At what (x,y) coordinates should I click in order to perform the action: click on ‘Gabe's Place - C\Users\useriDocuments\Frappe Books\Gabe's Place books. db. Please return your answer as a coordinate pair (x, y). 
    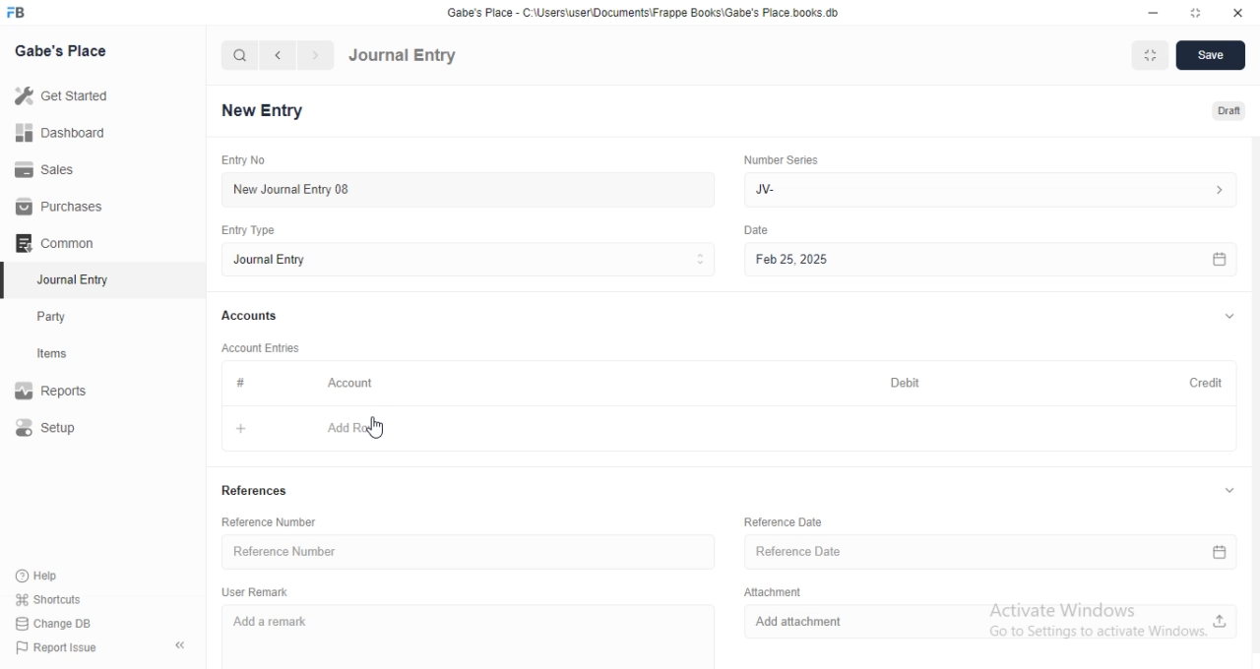
    Looking at the image, I should click on (640, 10).